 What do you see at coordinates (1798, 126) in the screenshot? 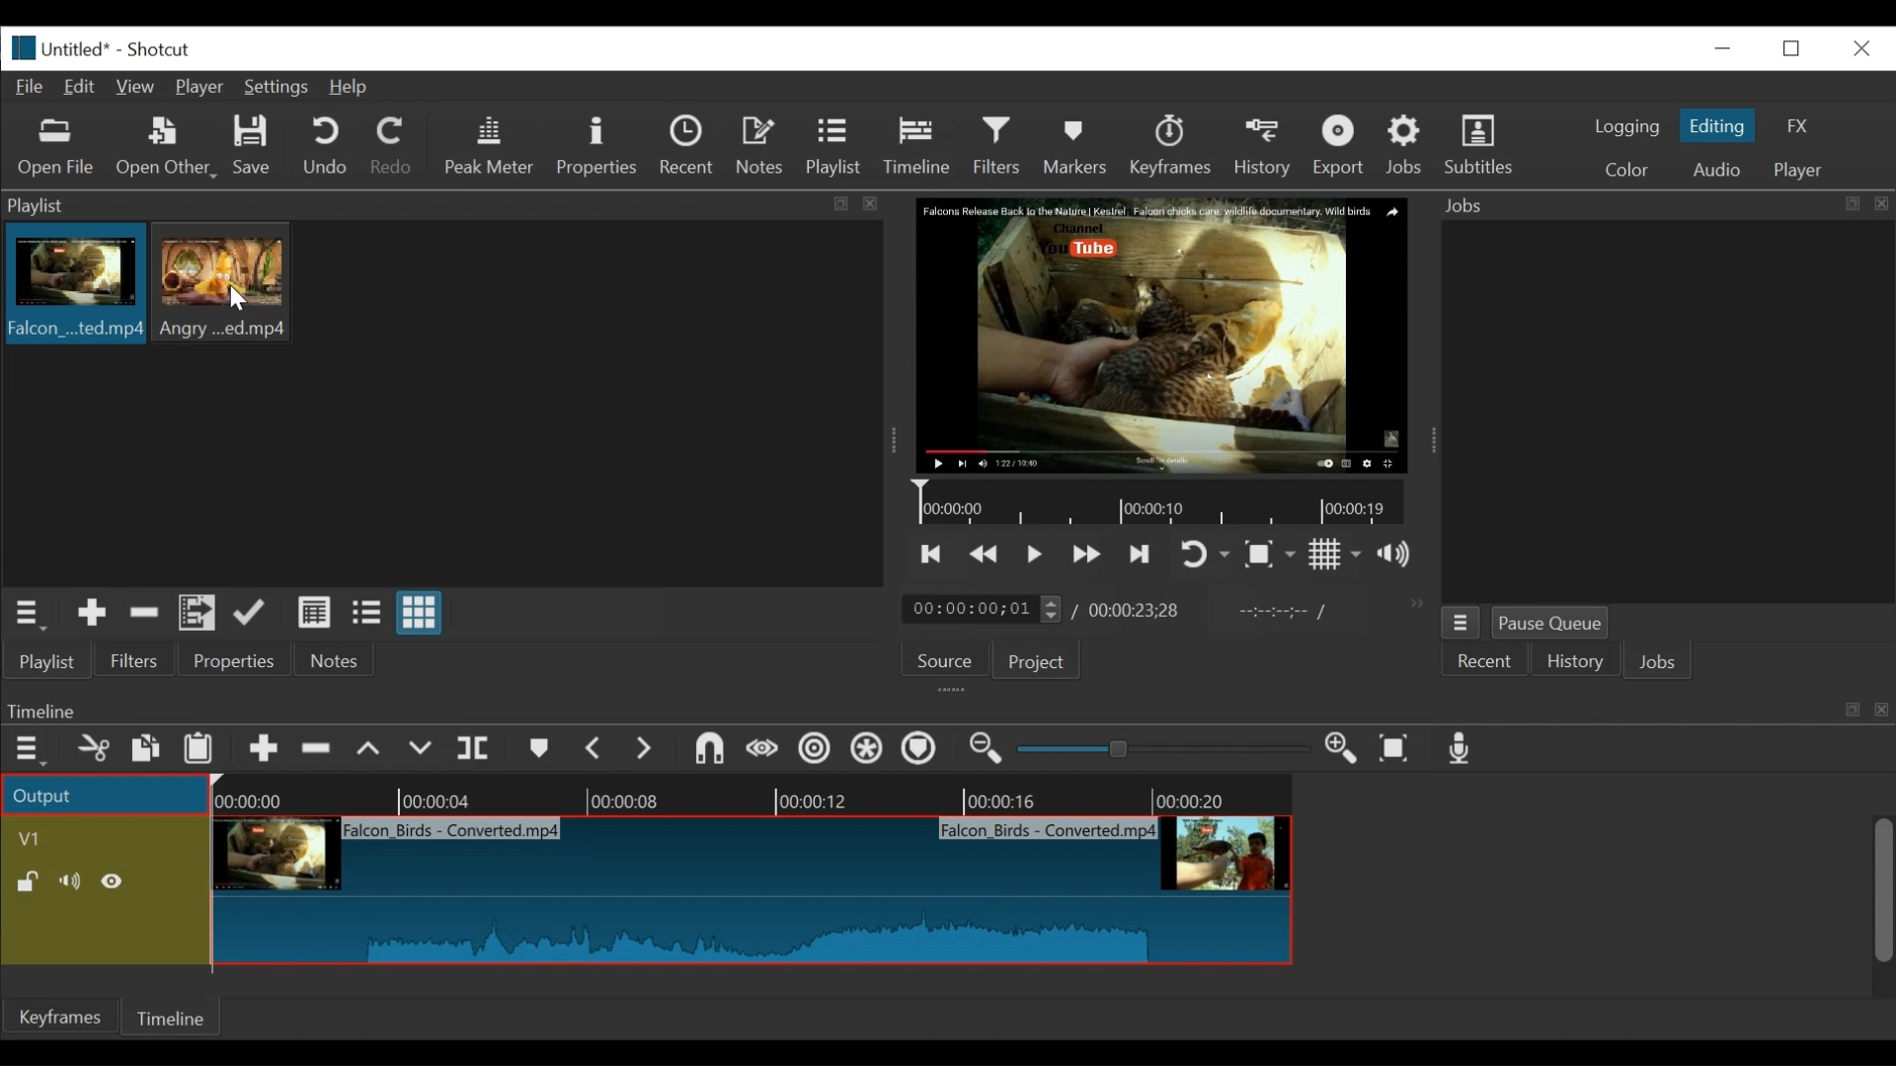
I see `FX` at bounding box center [1798, 126].